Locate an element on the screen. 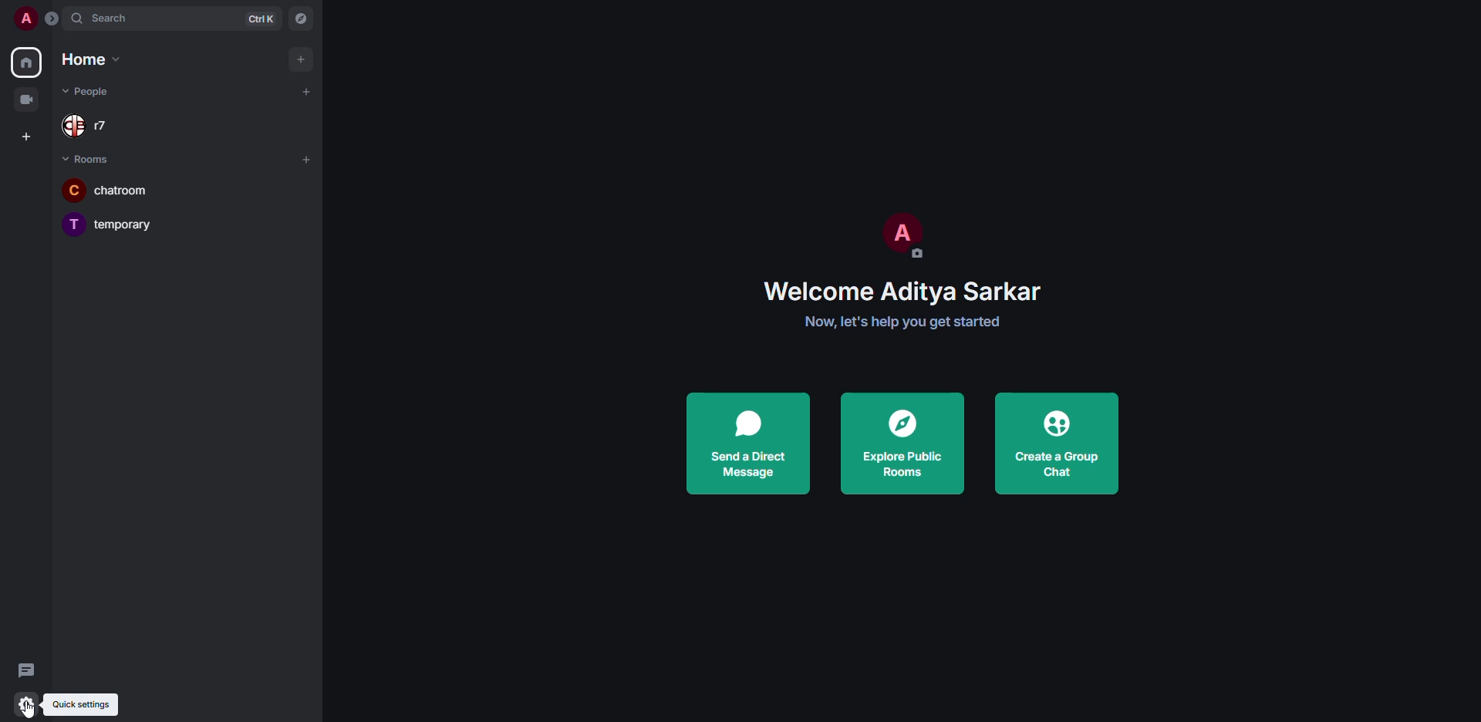  cursor is located at coordinates (32, 709).